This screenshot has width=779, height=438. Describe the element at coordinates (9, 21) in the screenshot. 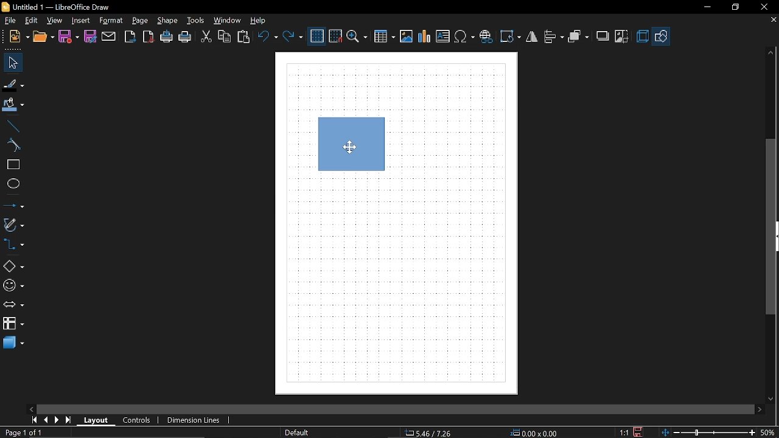

I see `File` at that location.